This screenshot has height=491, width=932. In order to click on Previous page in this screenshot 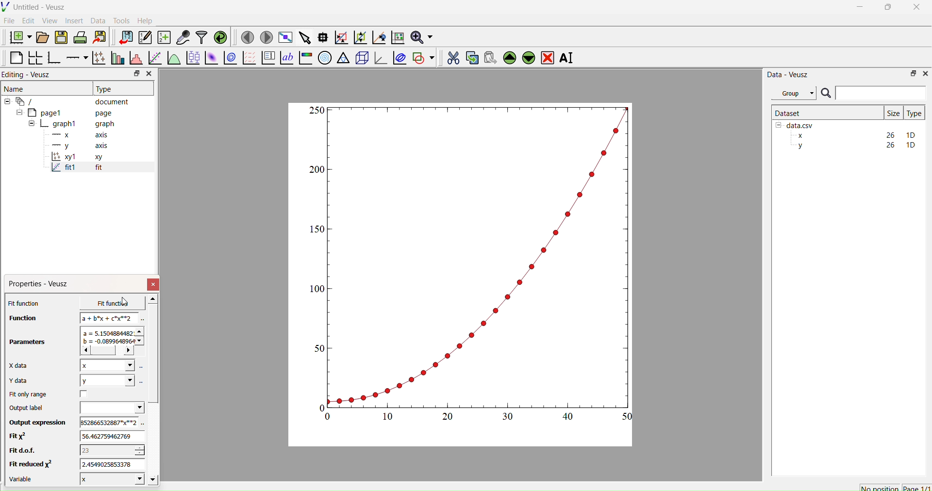, I will do `click(248, 37)`.